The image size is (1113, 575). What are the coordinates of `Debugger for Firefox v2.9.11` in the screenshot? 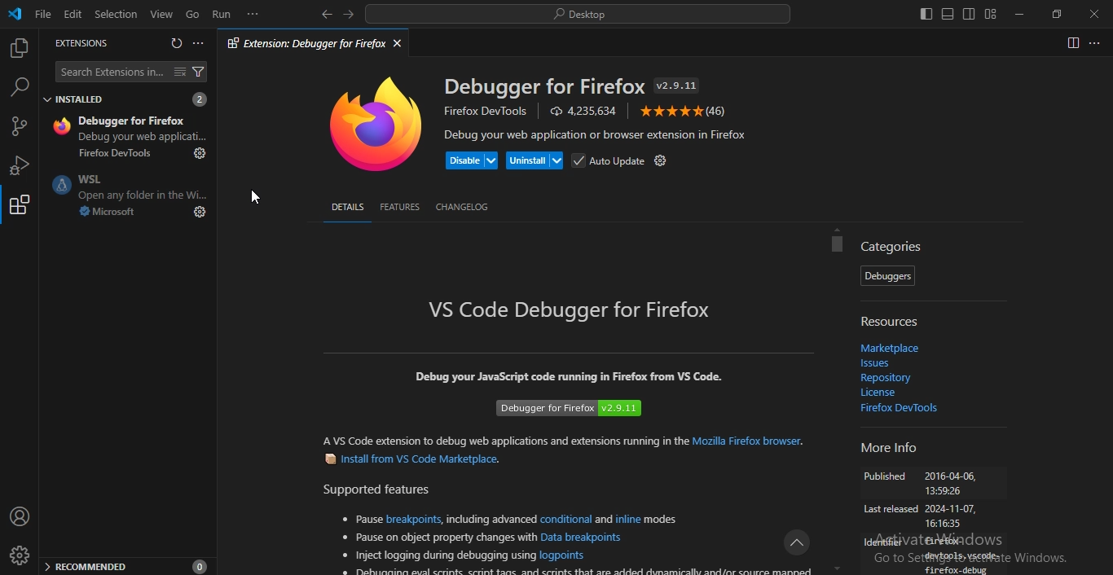 It's located at (571, 408).